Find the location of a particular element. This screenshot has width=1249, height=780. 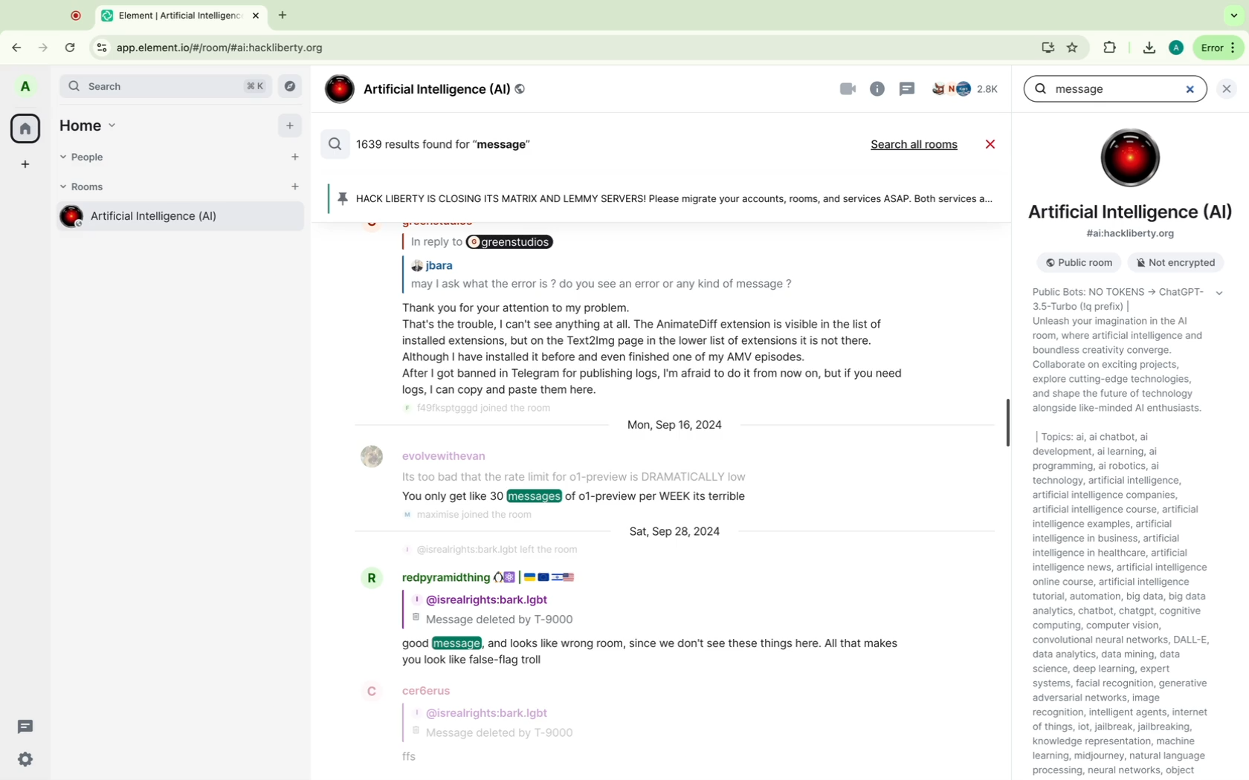

recording is located at coordinates (77, 15).